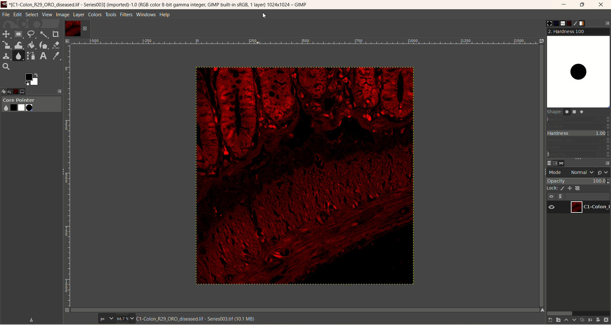 This screenshot has height=325, width=611. I want to click on configure this tab, so click(607, 163).